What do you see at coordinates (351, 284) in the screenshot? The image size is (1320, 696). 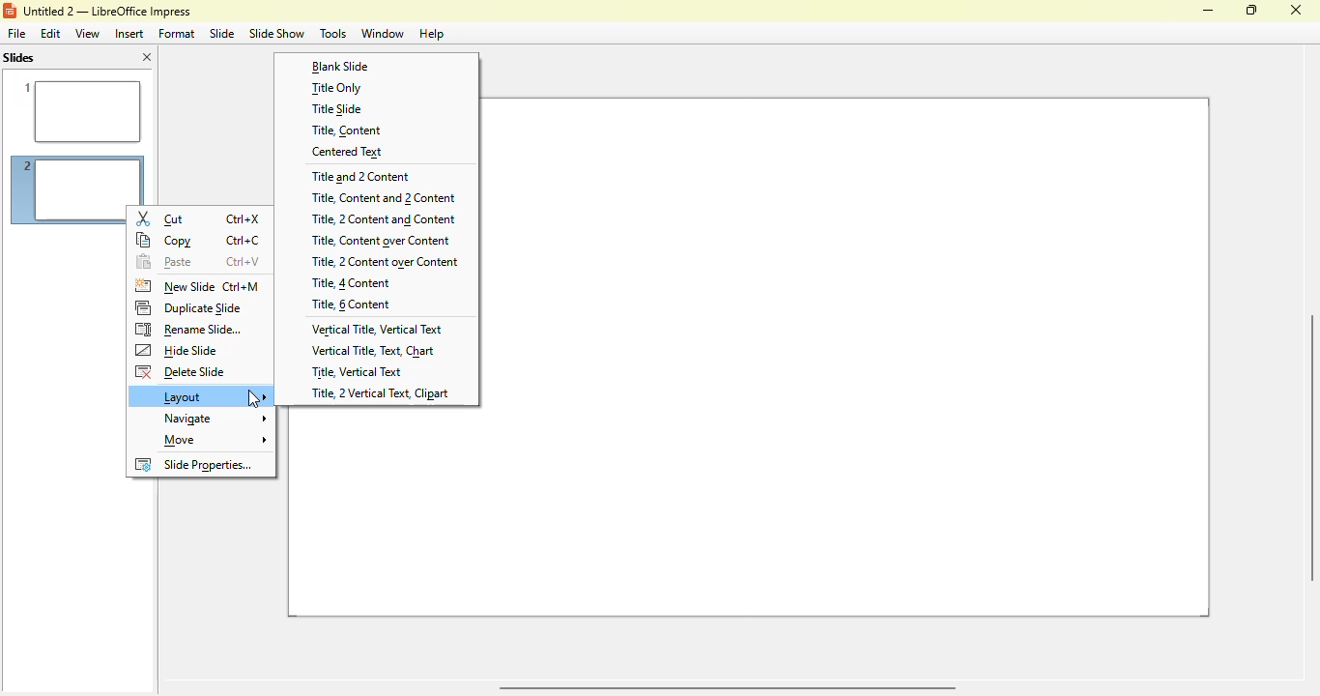 I see `title, 4 content` at bounding box center [351, 284].